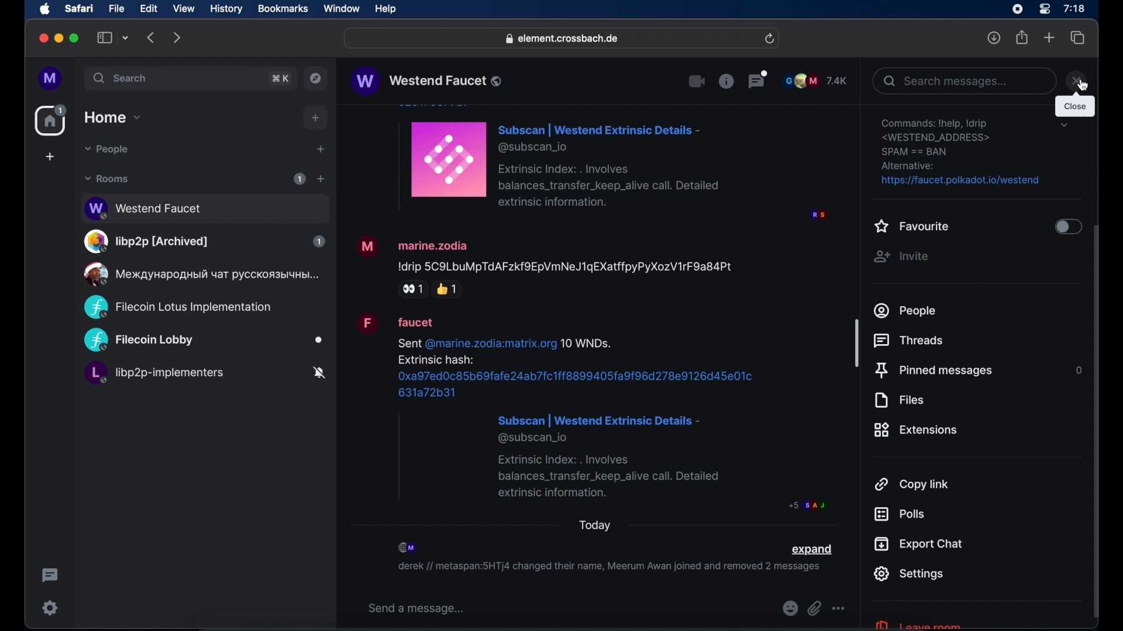 The image size is (1123, 631). What do you see at coordinates (177, 307) in the screenshot?
I see `public room` at bounding box center [177, 307].